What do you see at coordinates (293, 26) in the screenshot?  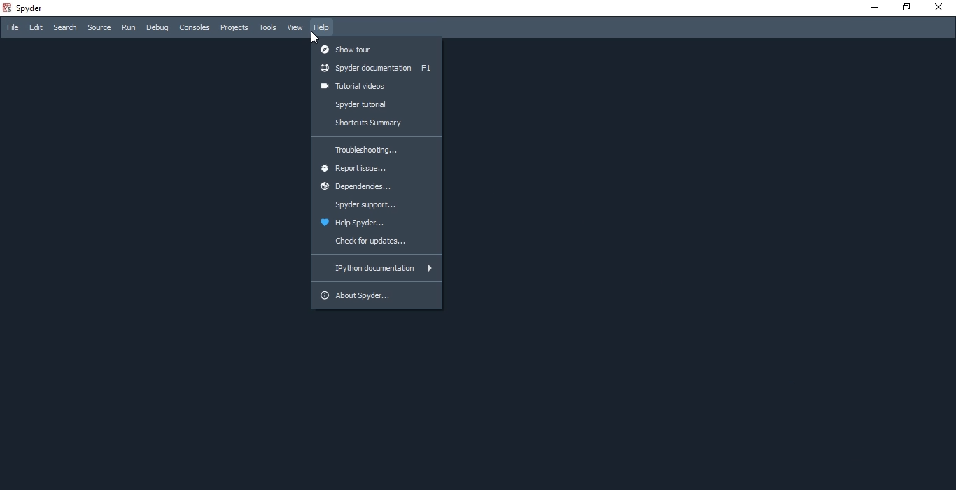 I see `View` at bounding box center [293, 26].